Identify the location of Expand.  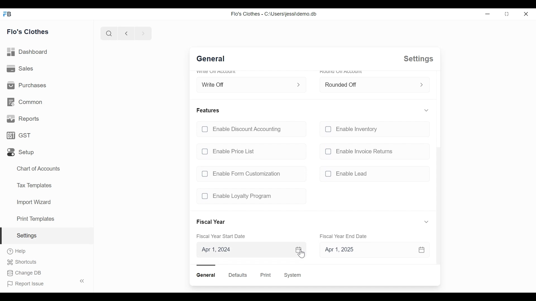
(300, 84).